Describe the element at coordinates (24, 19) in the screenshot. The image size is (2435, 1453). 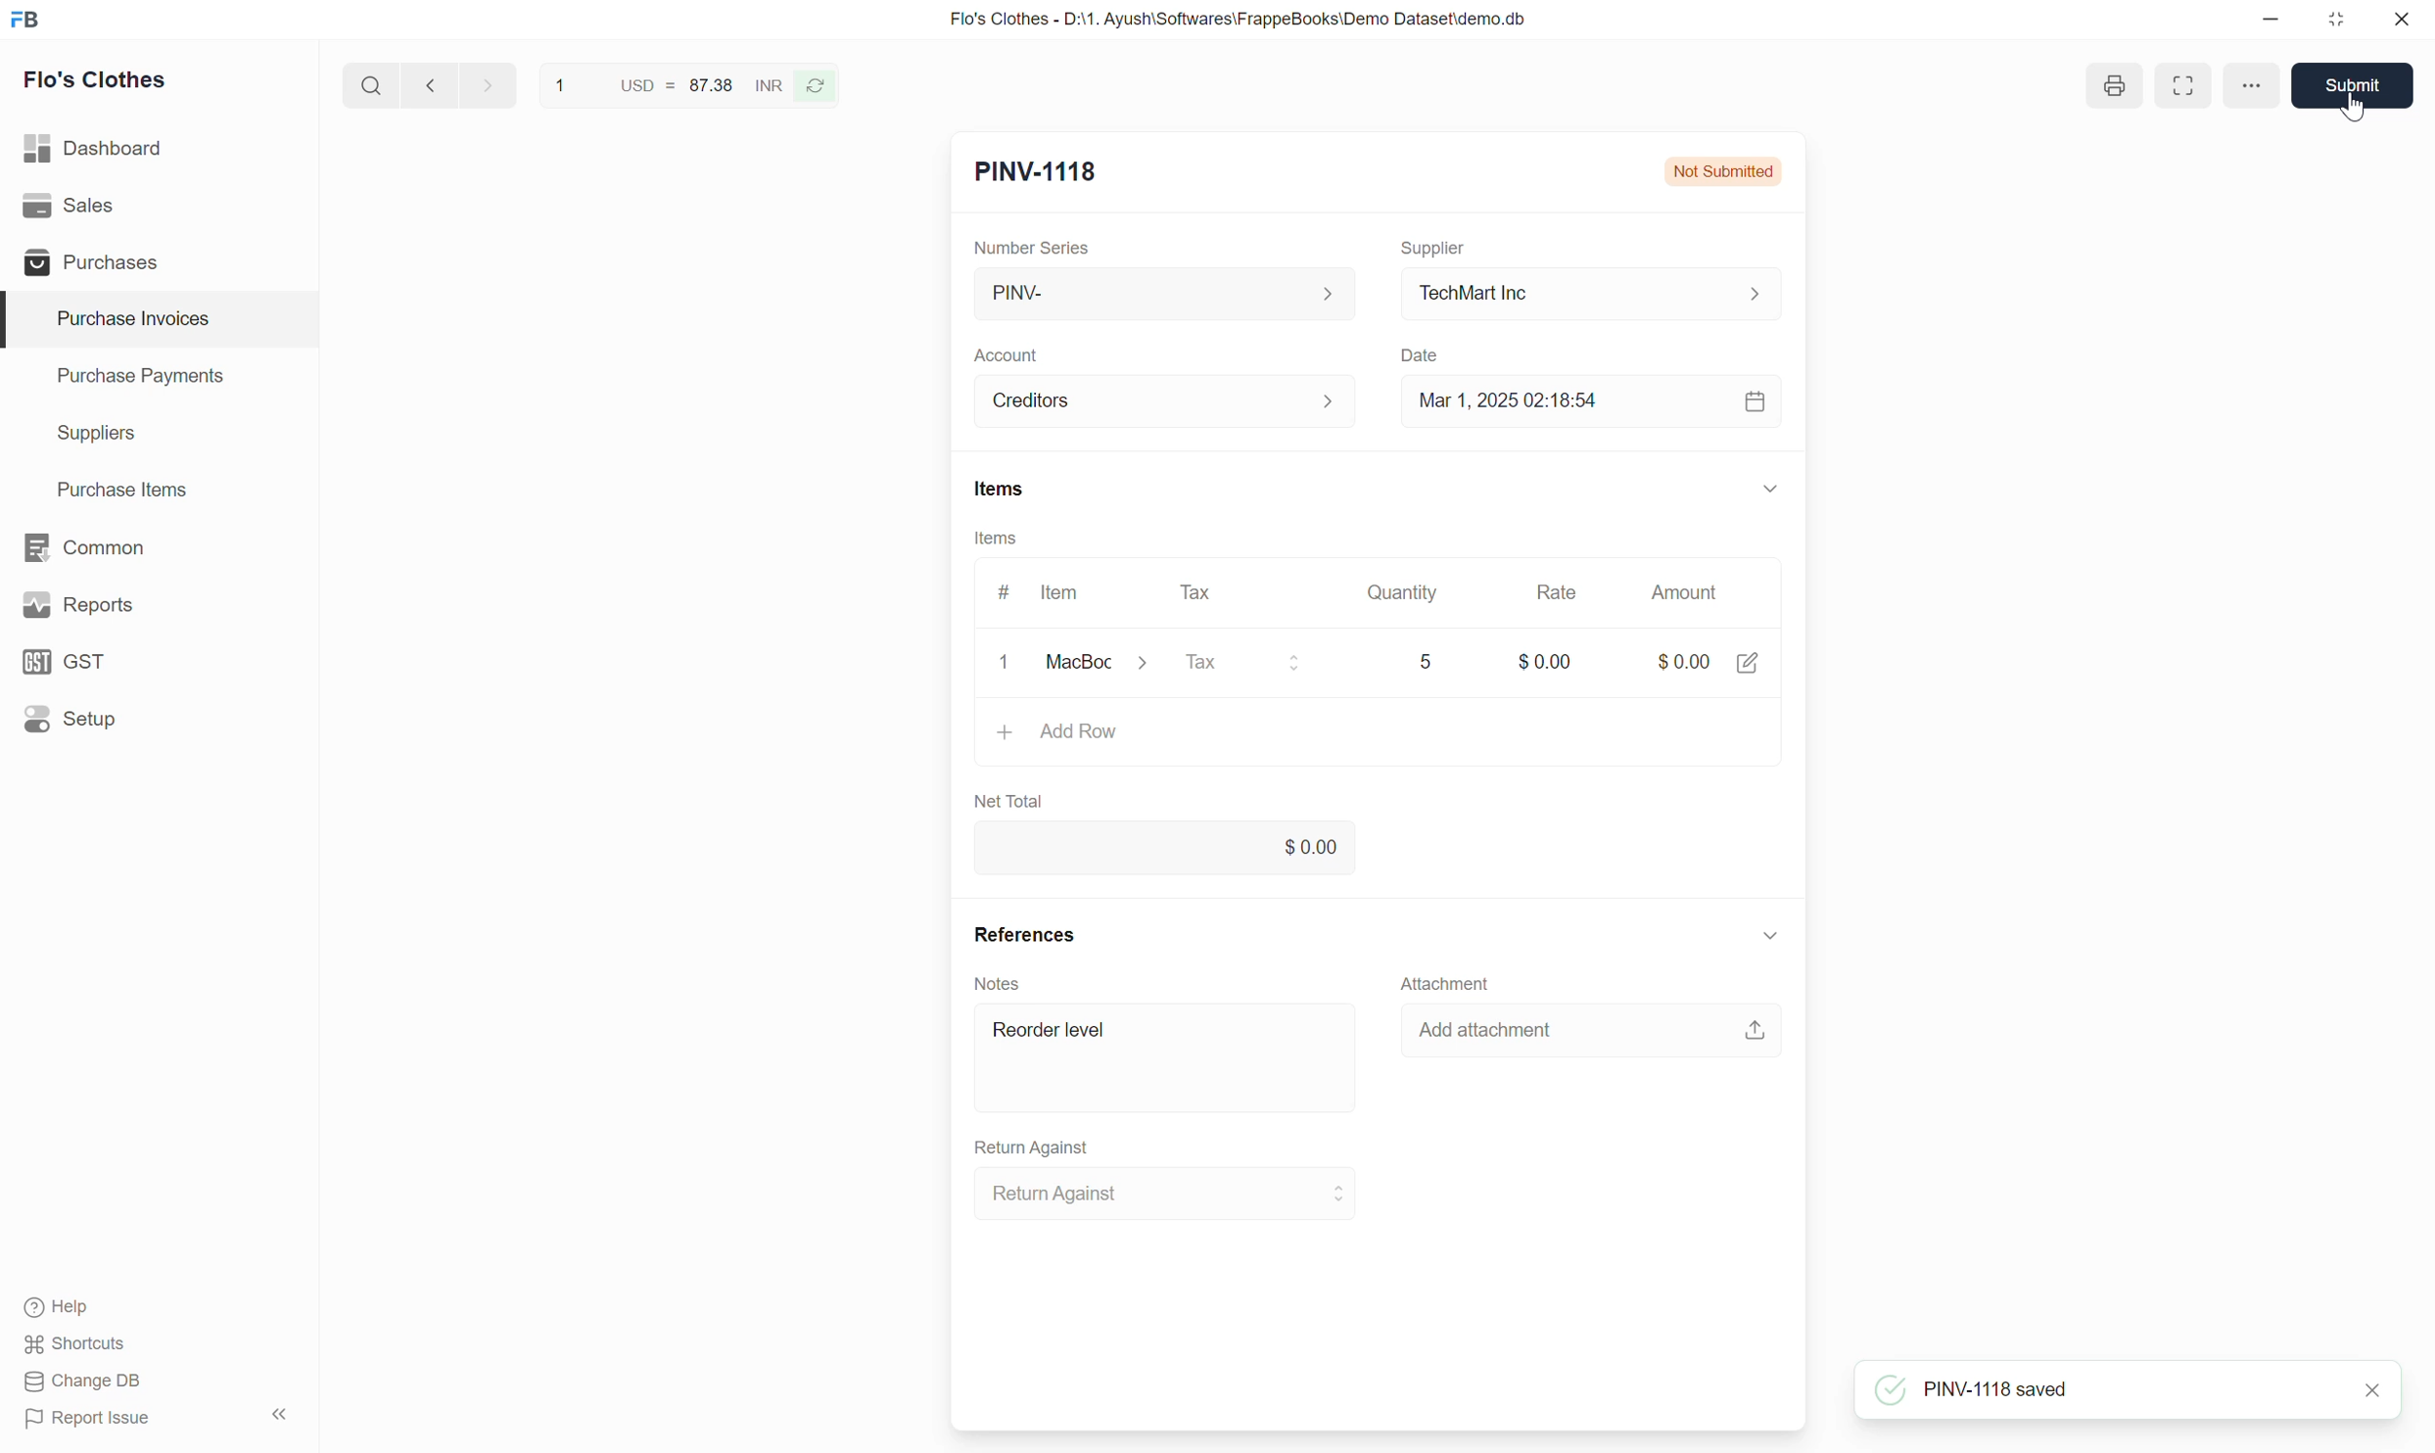
I see `Frappe Books logo` at that location.